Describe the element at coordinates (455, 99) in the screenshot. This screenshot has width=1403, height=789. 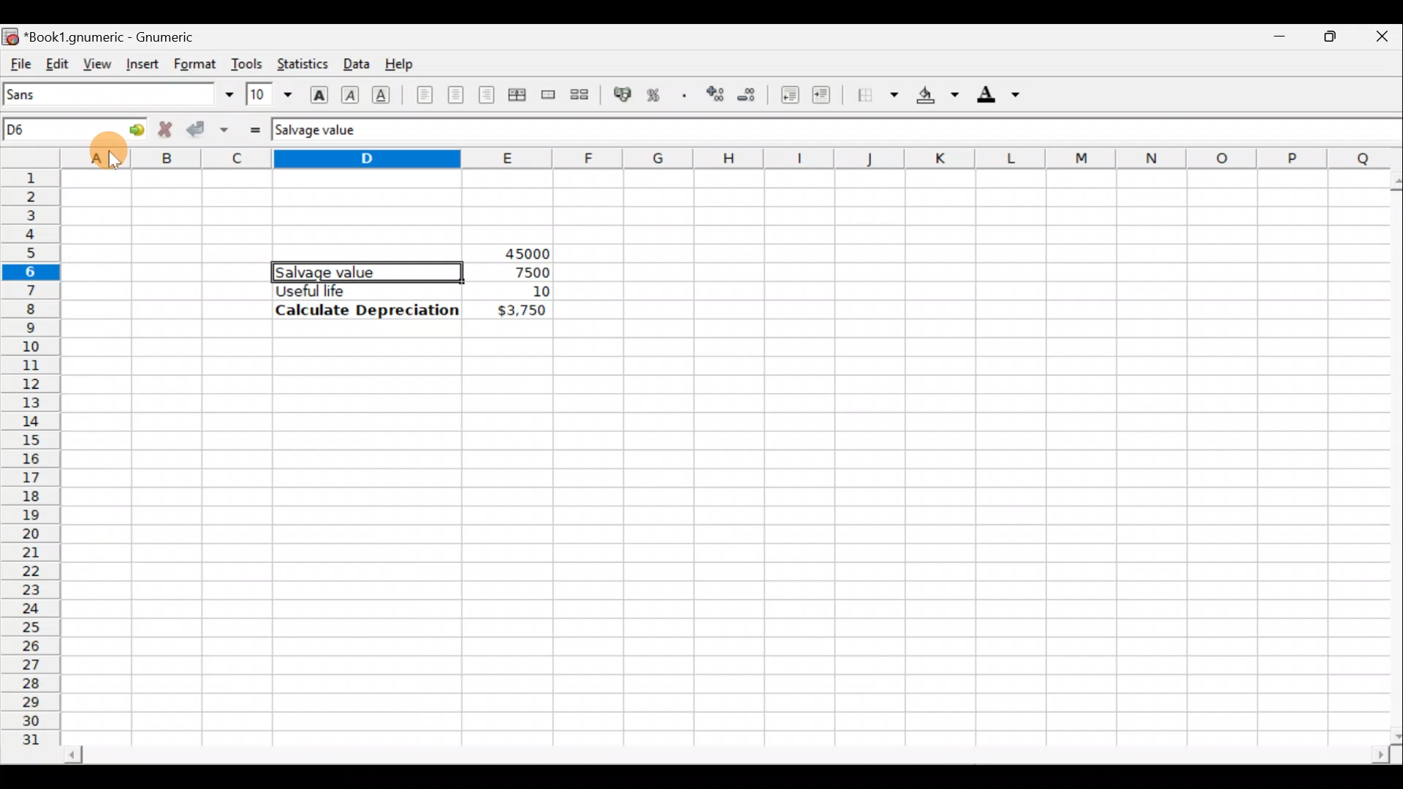
I see `Centre horizontally` at that location.